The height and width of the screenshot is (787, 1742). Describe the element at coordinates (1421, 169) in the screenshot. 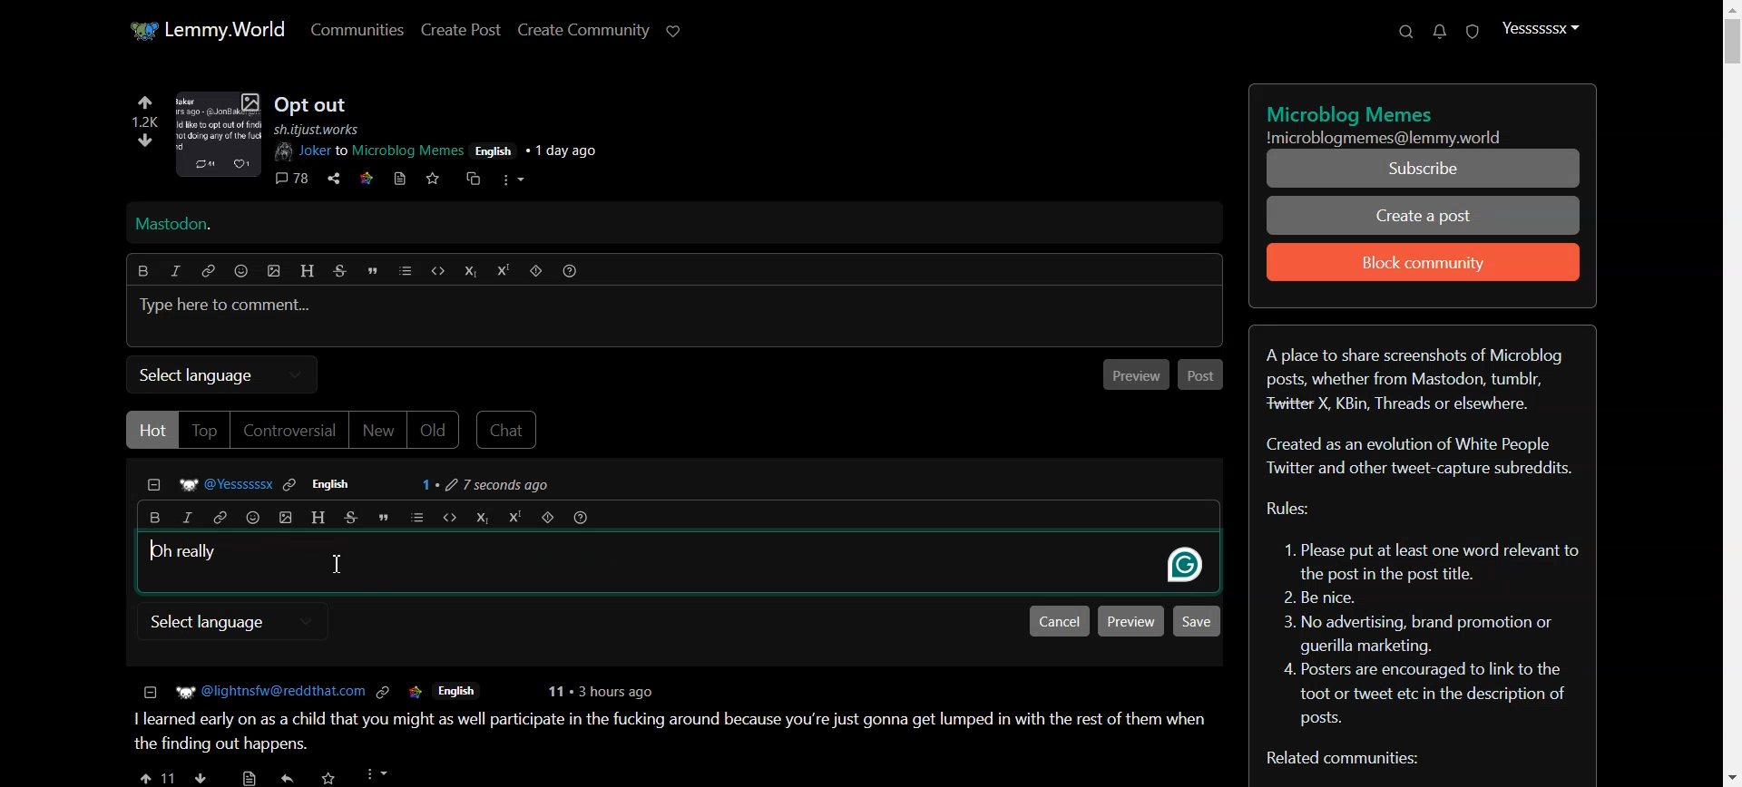

I see `Subscribe` at that location.